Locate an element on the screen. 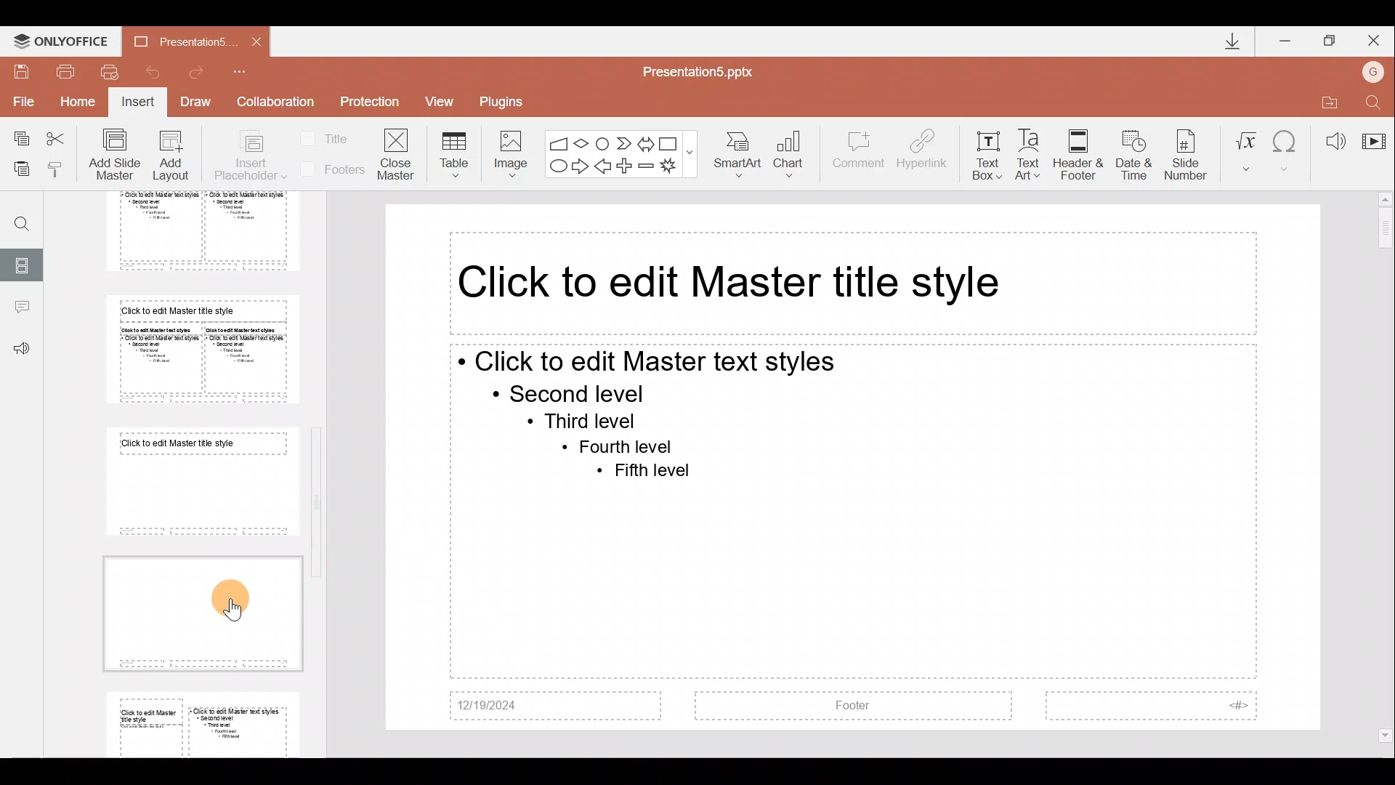 This screenshot has width=1395, height=785. Header & footer is located at coordinates (1077, 154).